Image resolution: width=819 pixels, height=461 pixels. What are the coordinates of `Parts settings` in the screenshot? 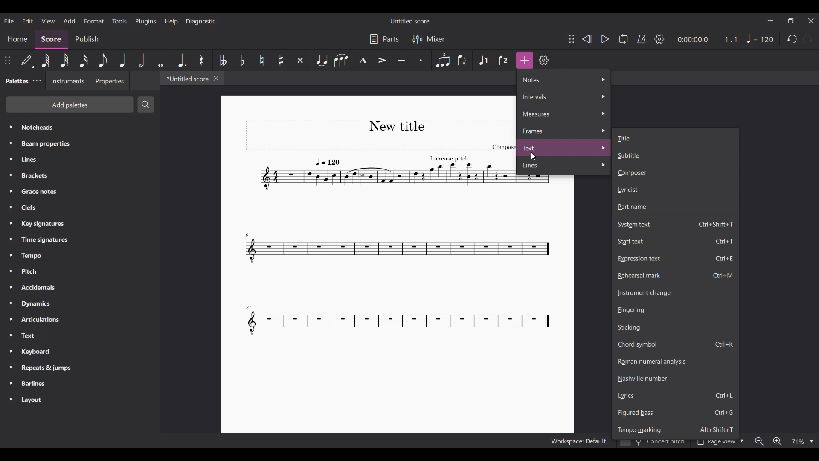 It's located at (385, 39).